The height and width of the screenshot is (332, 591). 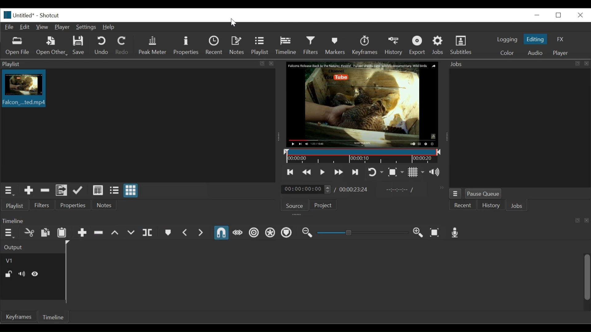 What do you see at coordinates (519, 128) in the screenshot?
I see `Jobs panel` at bounding box center [519, 128].